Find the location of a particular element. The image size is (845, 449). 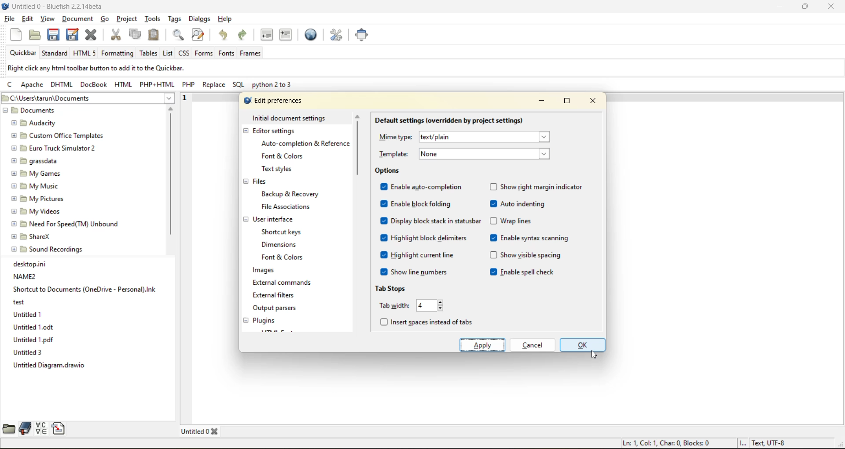

highlight current line is located at coordinates (417, 255).